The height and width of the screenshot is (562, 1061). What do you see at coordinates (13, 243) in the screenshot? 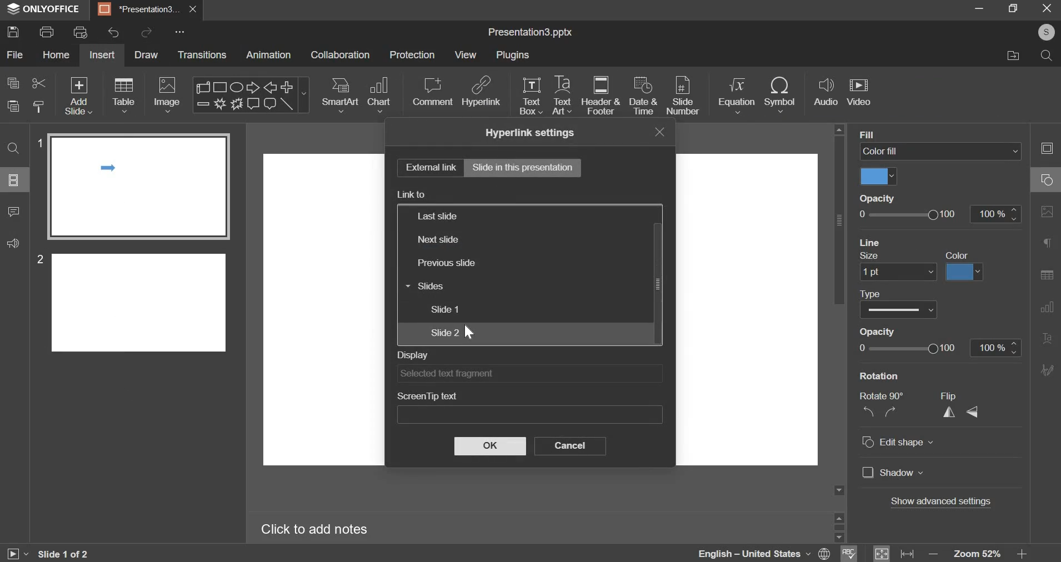
I see `feedback` at bounding box center [13, 243].